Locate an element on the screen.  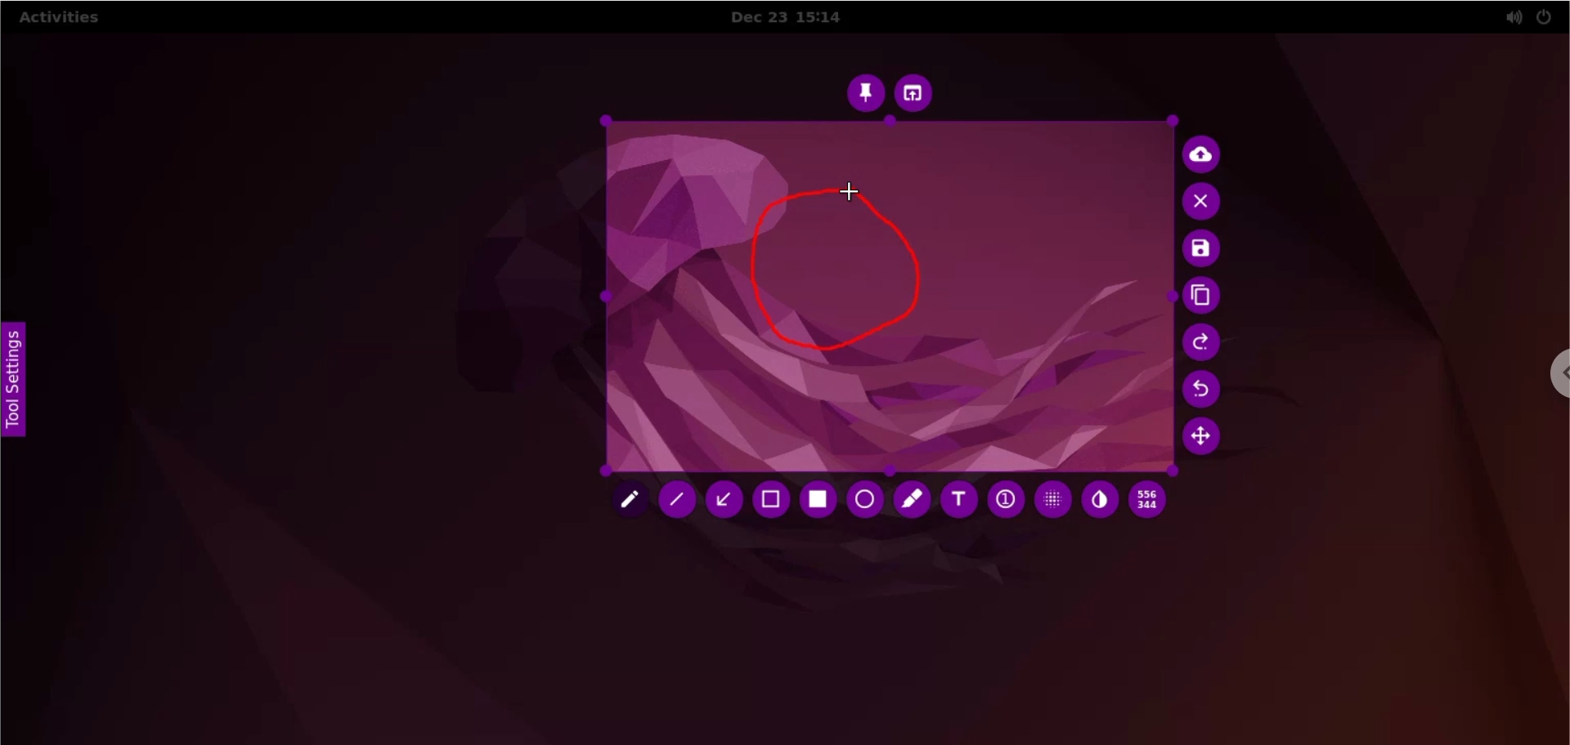
circle tool is located at coordinates (864, 499).